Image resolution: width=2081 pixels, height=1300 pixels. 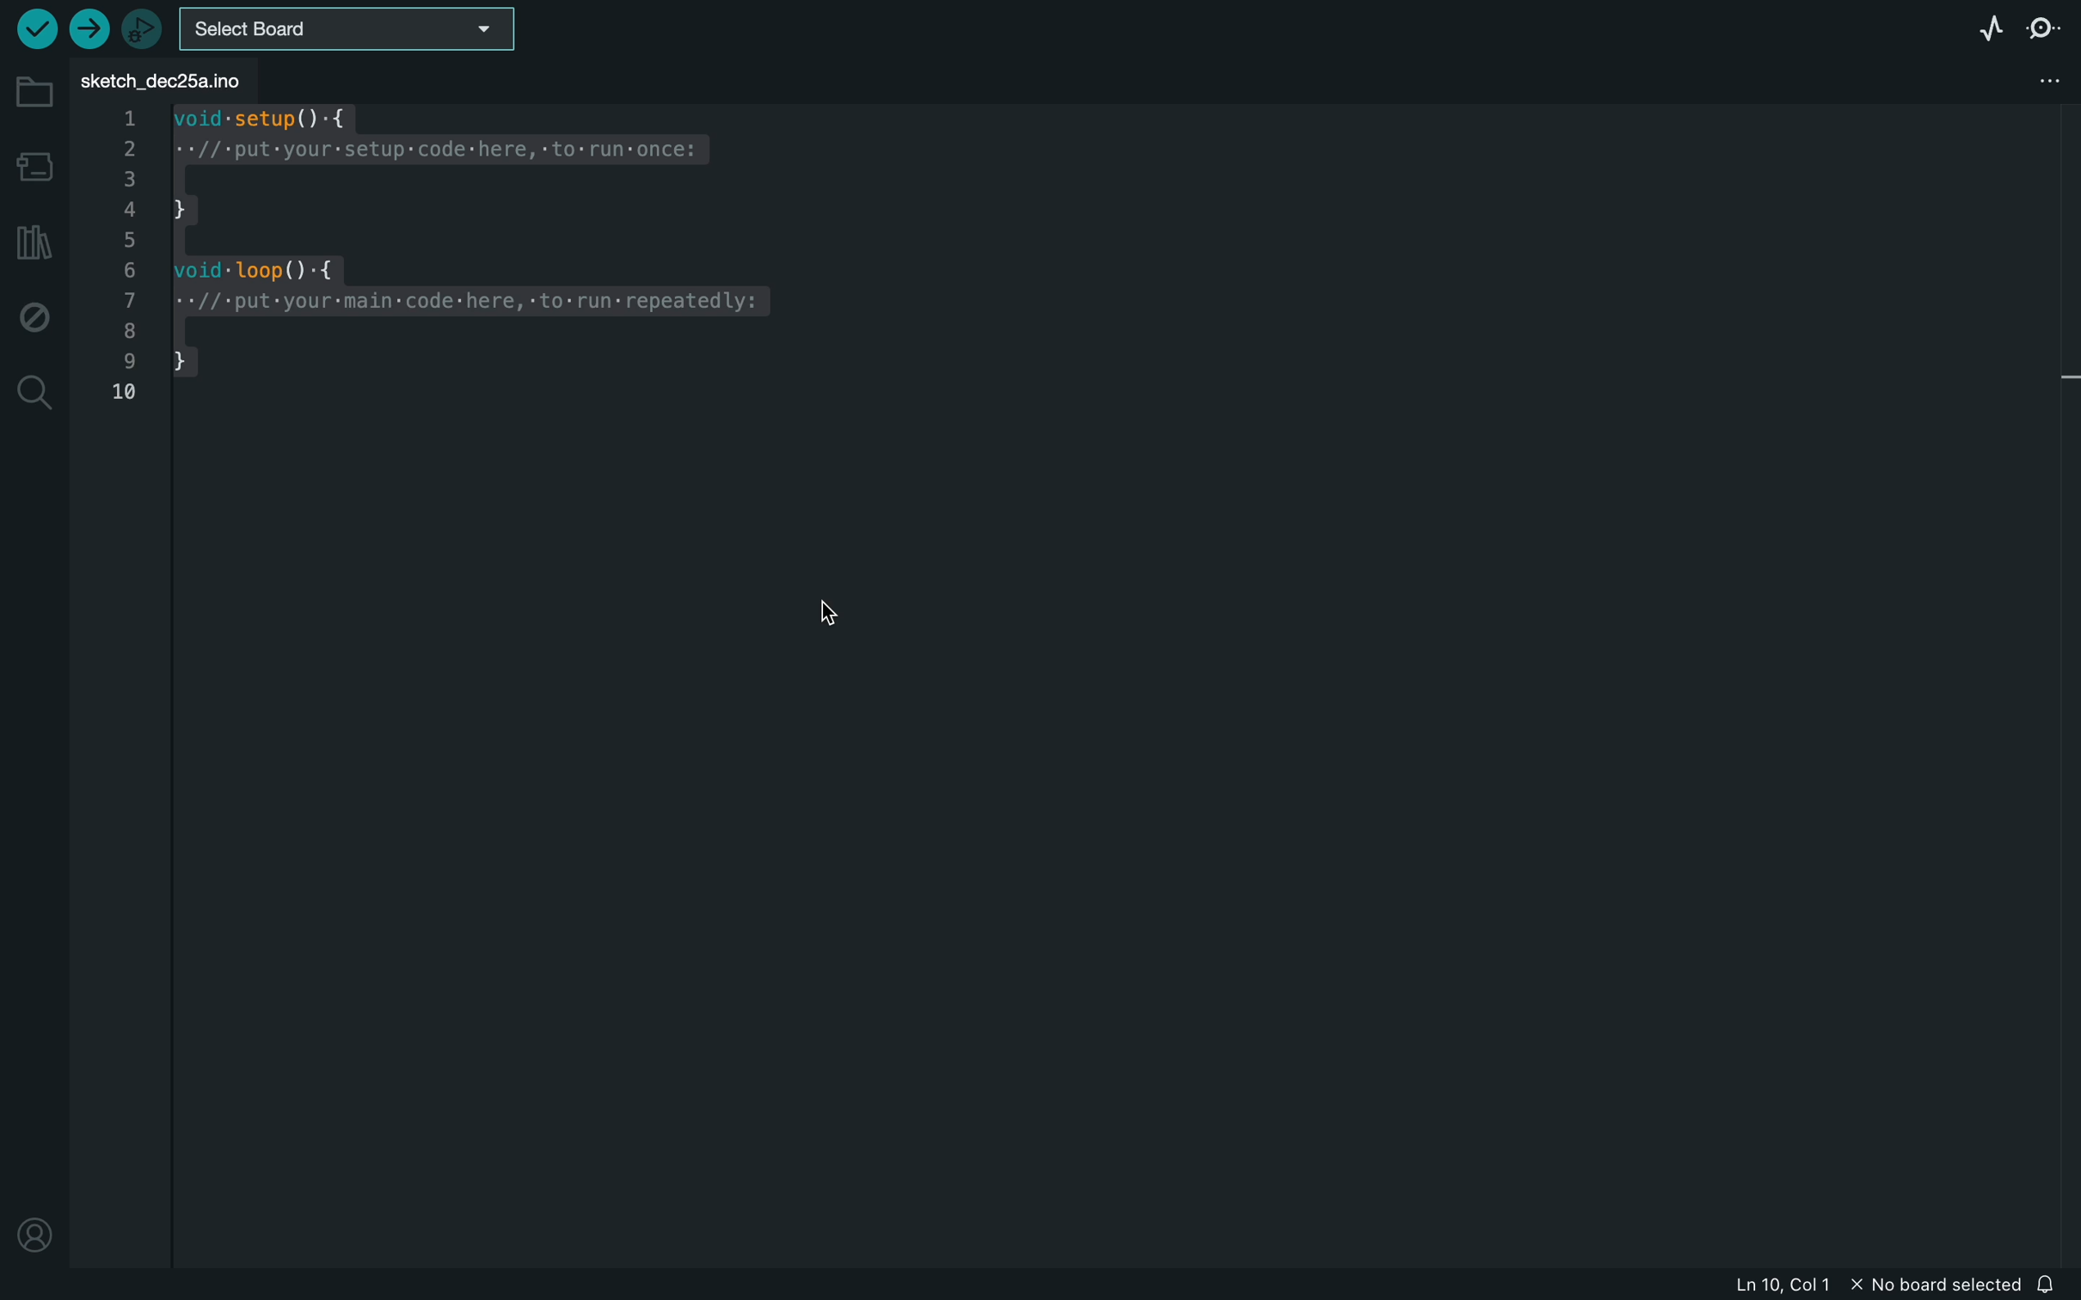 What do you see at coordinates (2029, 79) in the screenshot?
I see `file  setting` at bounding box center [2029, 79].